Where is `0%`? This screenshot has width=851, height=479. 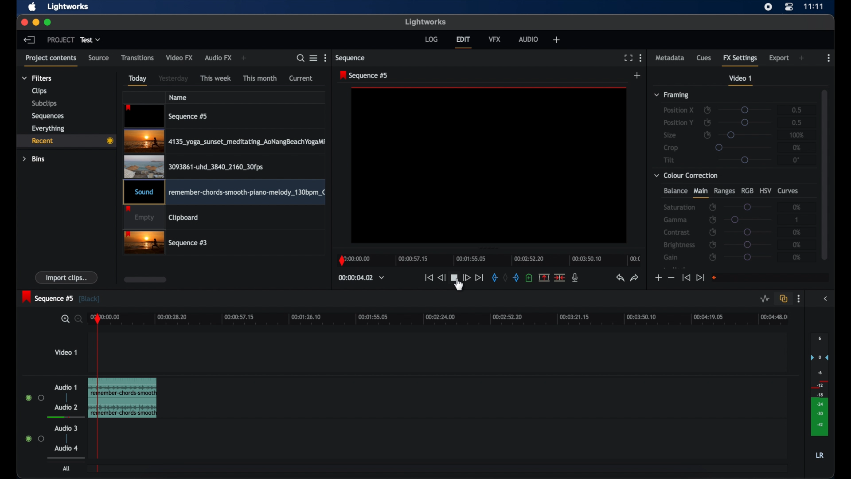 0% is located at coordinates (795, 232).